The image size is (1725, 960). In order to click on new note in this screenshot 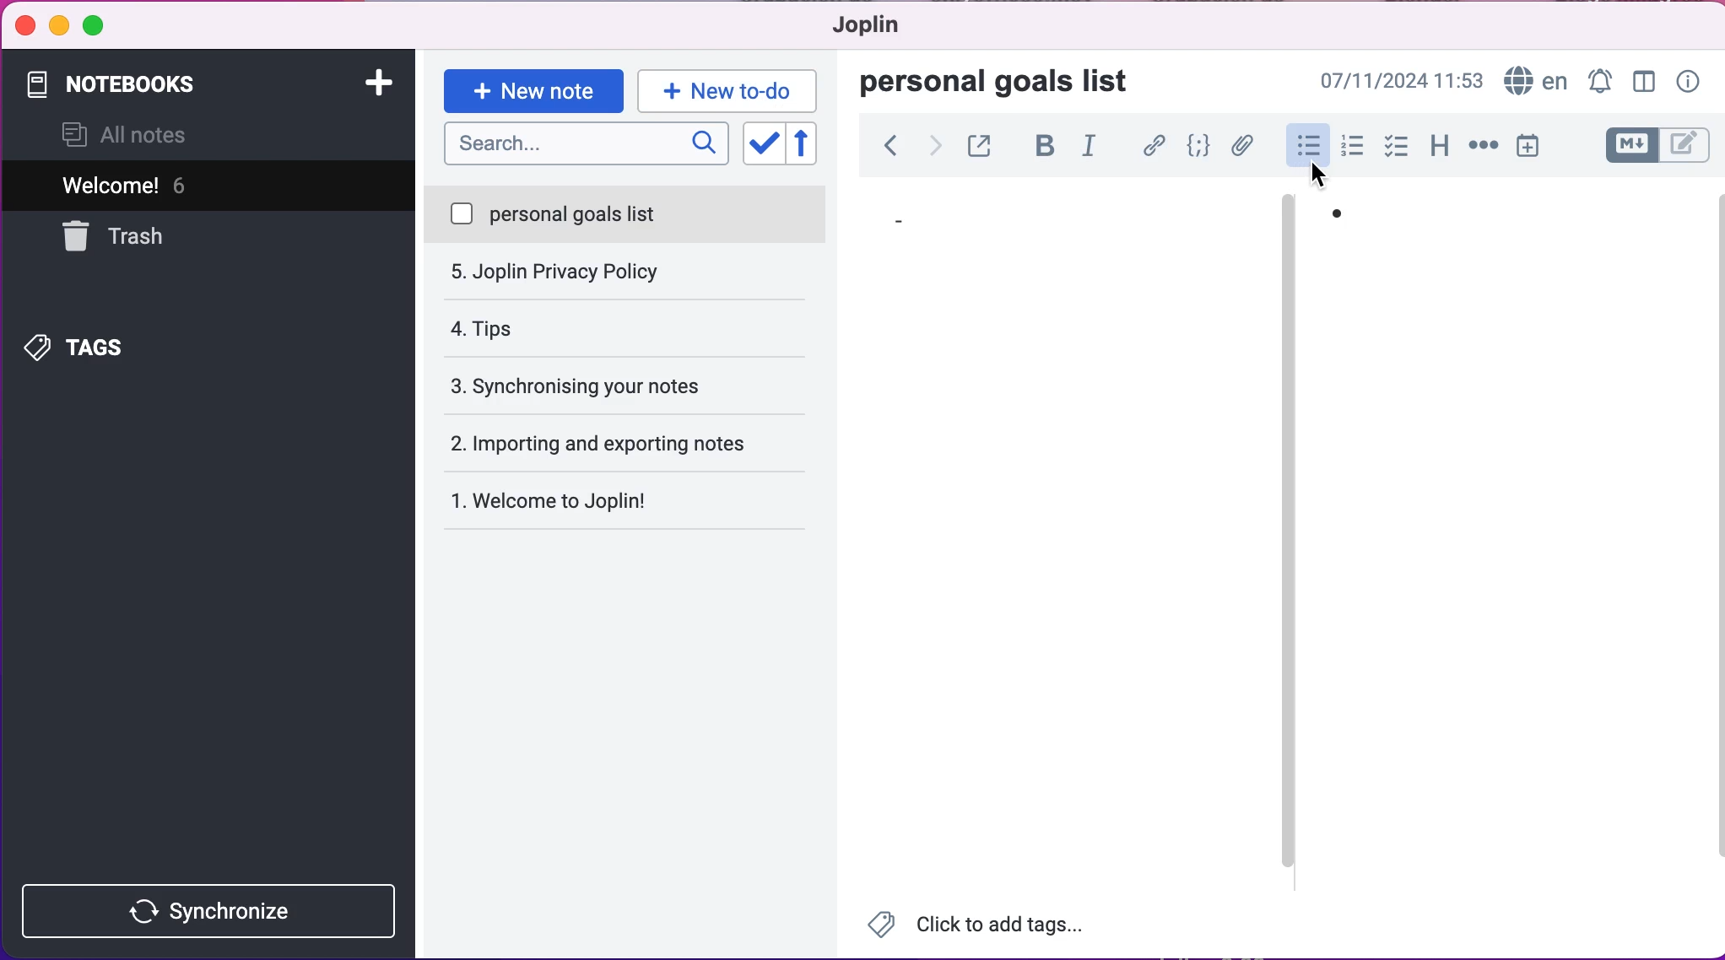, I will do `click(533, 89)`.